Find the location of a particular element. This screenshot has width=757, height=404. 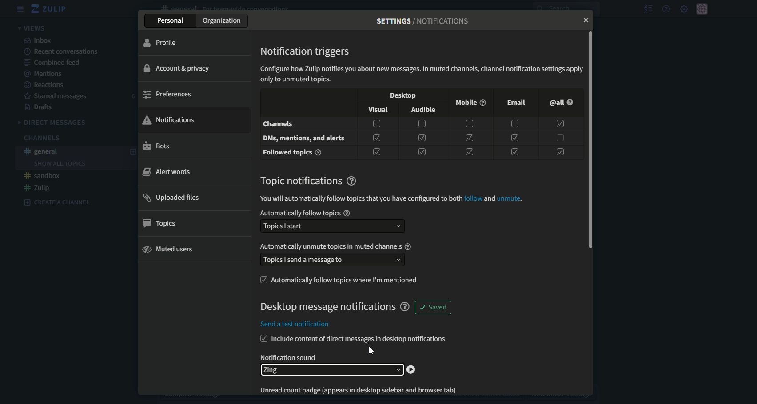

text is located at coordinates (306, 213).